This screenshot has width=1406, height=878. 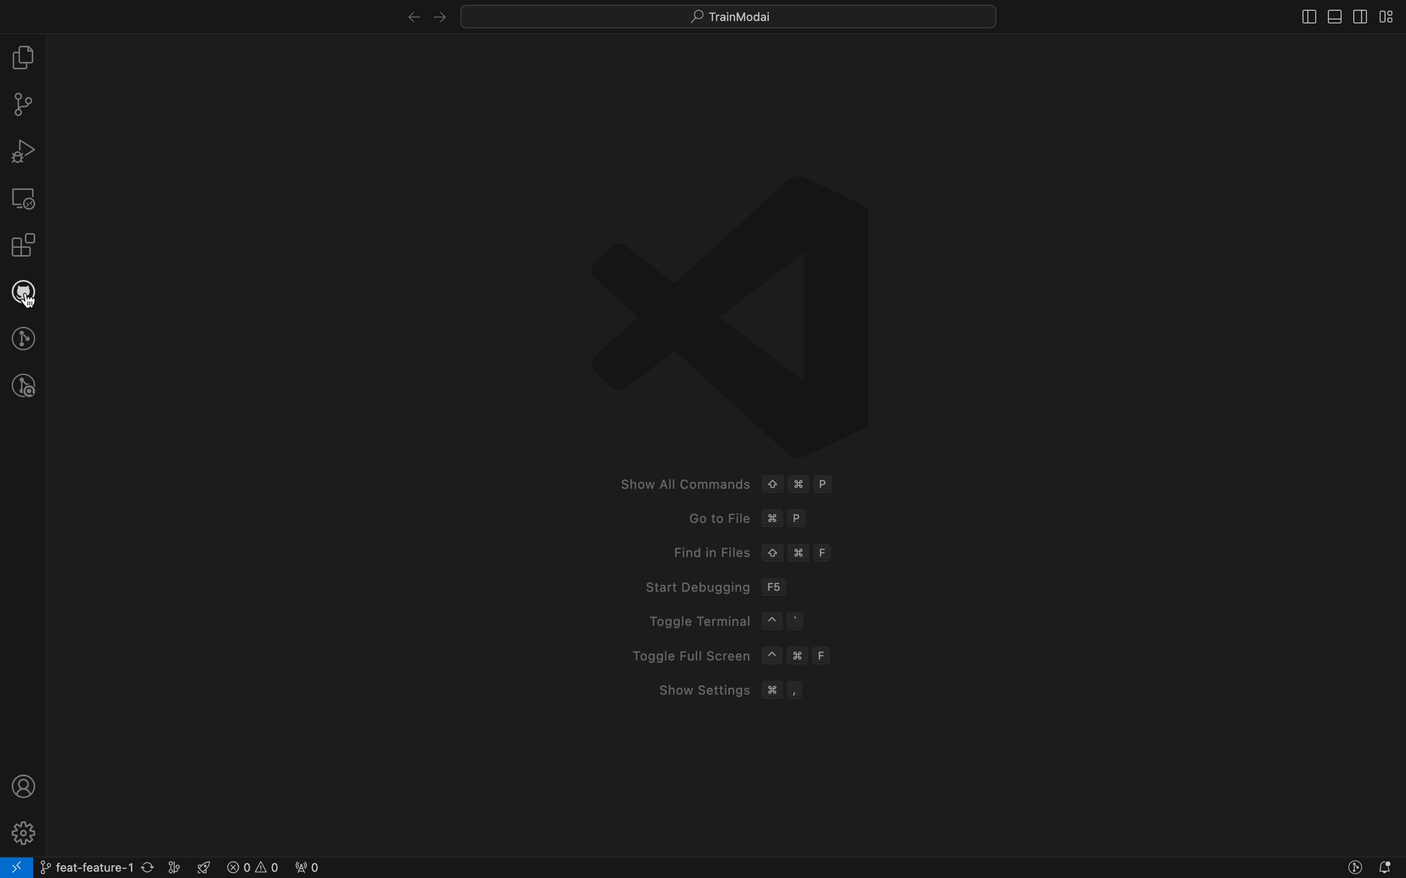 What do you see at coordinates (272, 868) in the screenshot?
I see `error logs` at bounding box center [272, 868].